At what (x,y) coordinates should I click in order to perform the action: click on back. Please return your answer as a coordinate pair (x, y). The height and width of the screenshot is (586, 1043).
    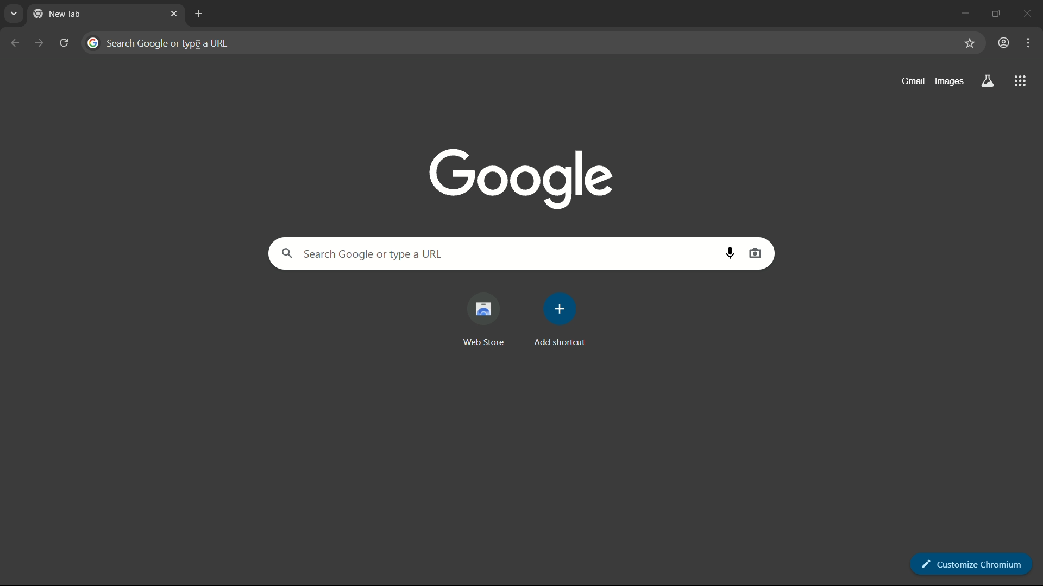
    Looking at the image, I should click on (16, 43).